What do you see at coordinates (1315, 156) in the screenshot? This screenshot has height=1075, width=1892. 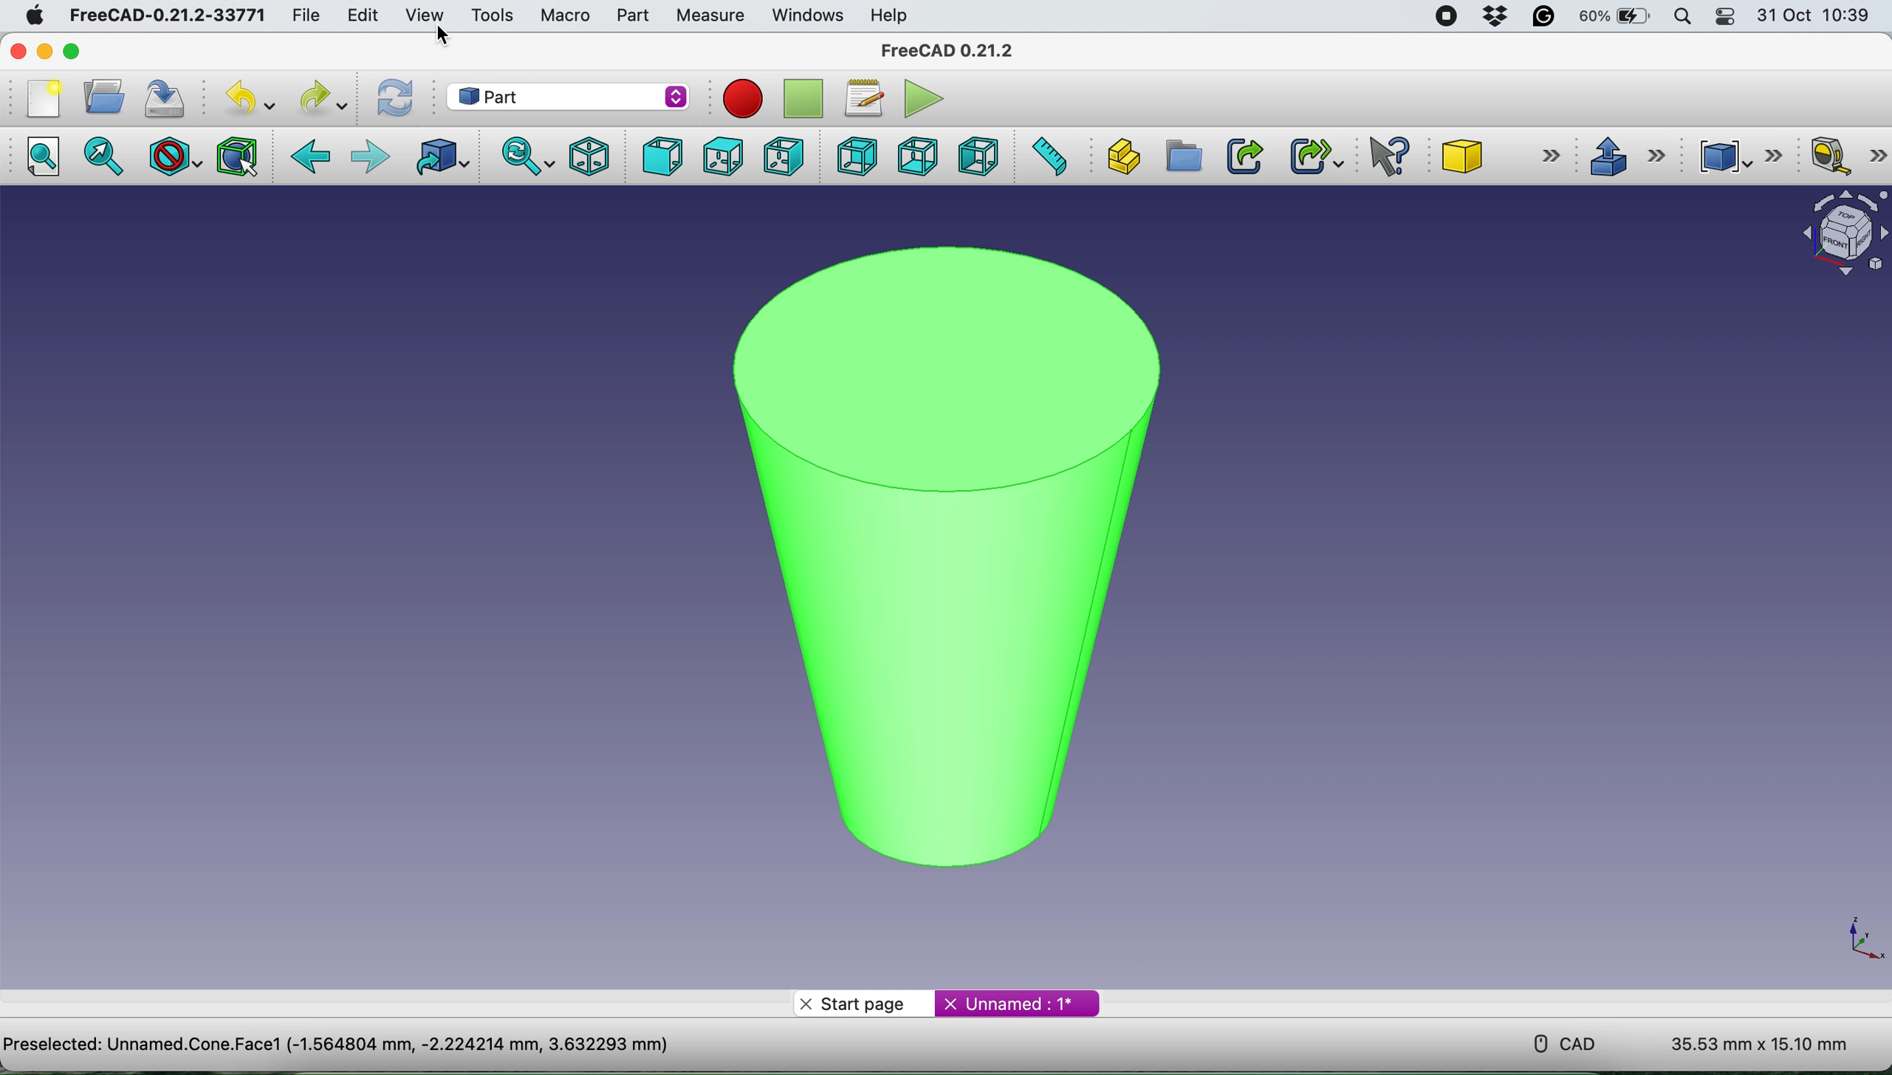 I see `make sub link` at bounding box center [1315, 156].